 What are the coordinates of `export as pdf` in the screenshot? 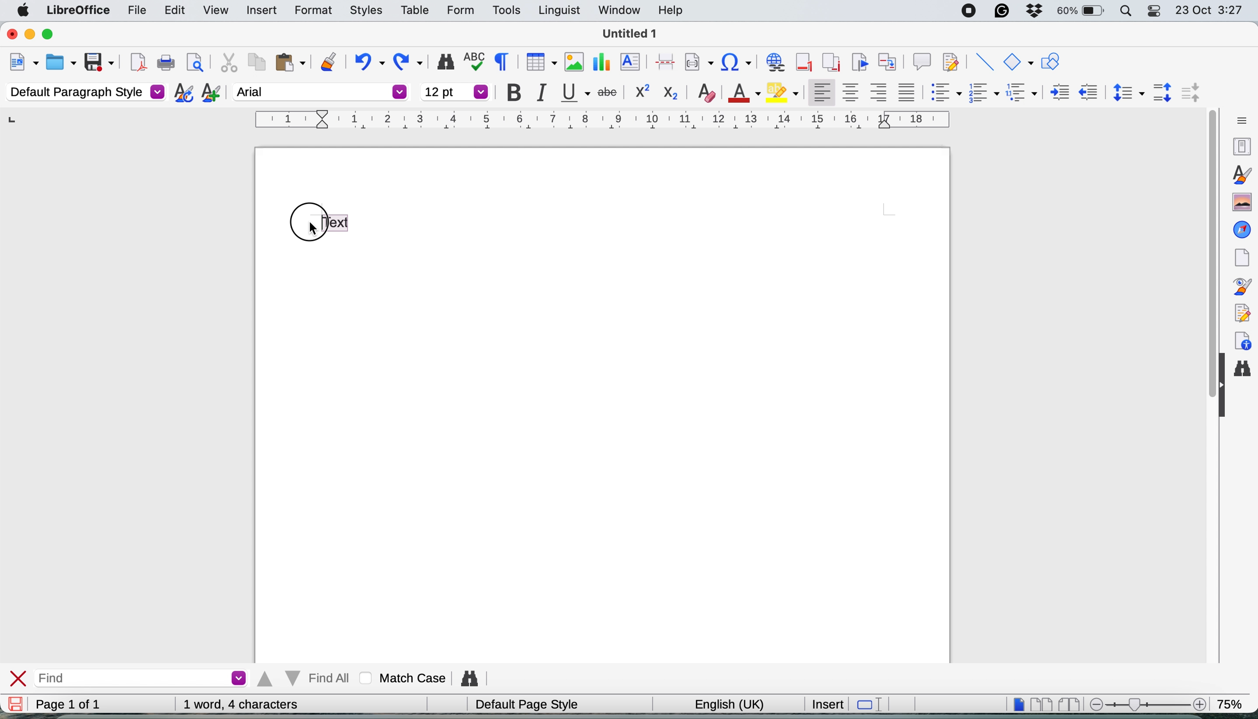 It's located at (135, 63).